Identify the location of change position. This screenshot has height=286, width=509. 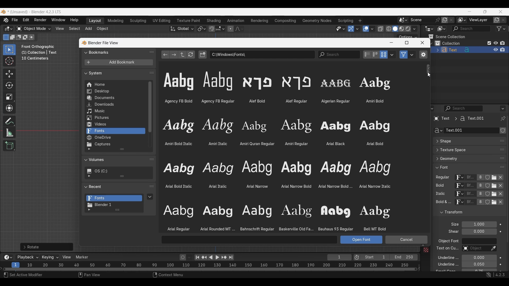
(502, 149).